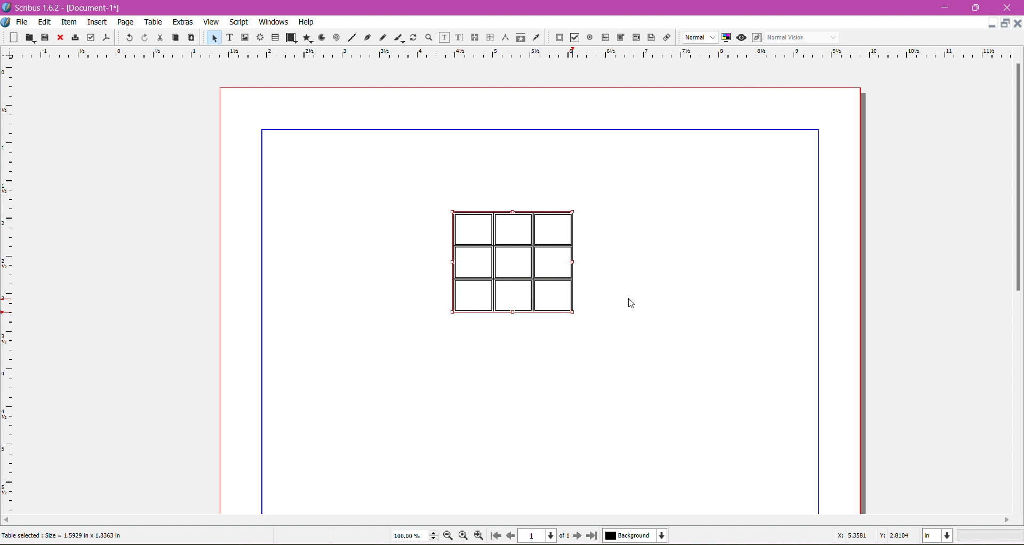 The image size is (1024, 545). Describe the element at coordinates (108, 35) in the screenshot. I see `Save as PDF` at that location.